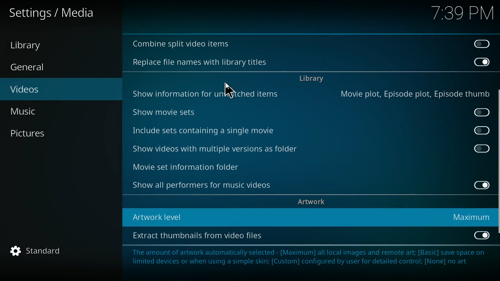 This screenshot has height=281, width=500. I want to click on Replace file names with library titles, so click(200, 63).